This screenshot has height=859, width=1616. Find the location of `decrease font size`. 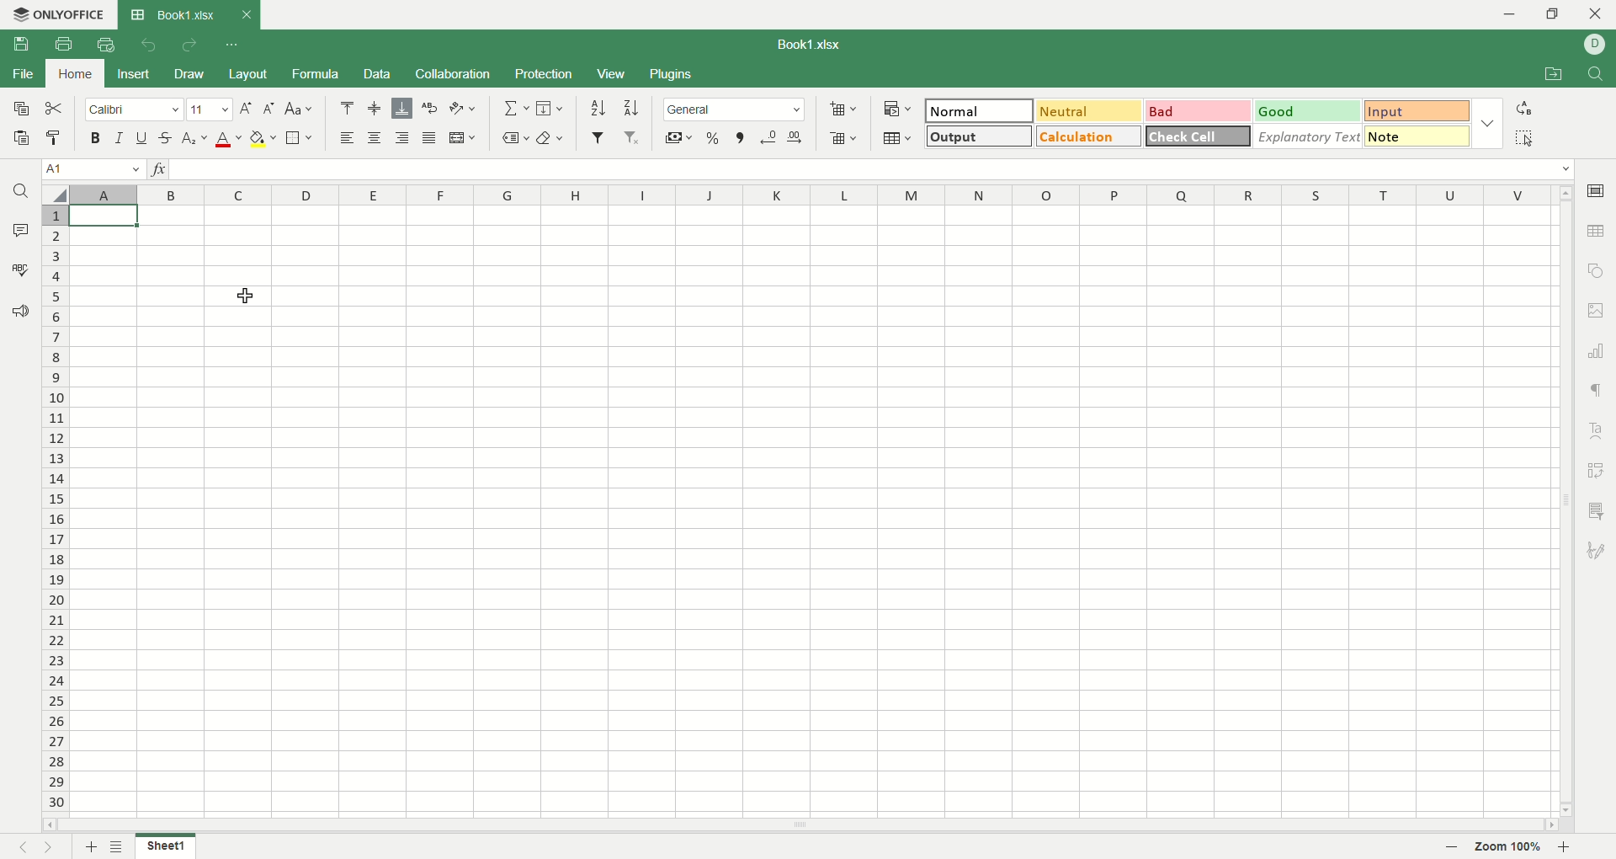

decrease font size is located at coordinates (269, 108).